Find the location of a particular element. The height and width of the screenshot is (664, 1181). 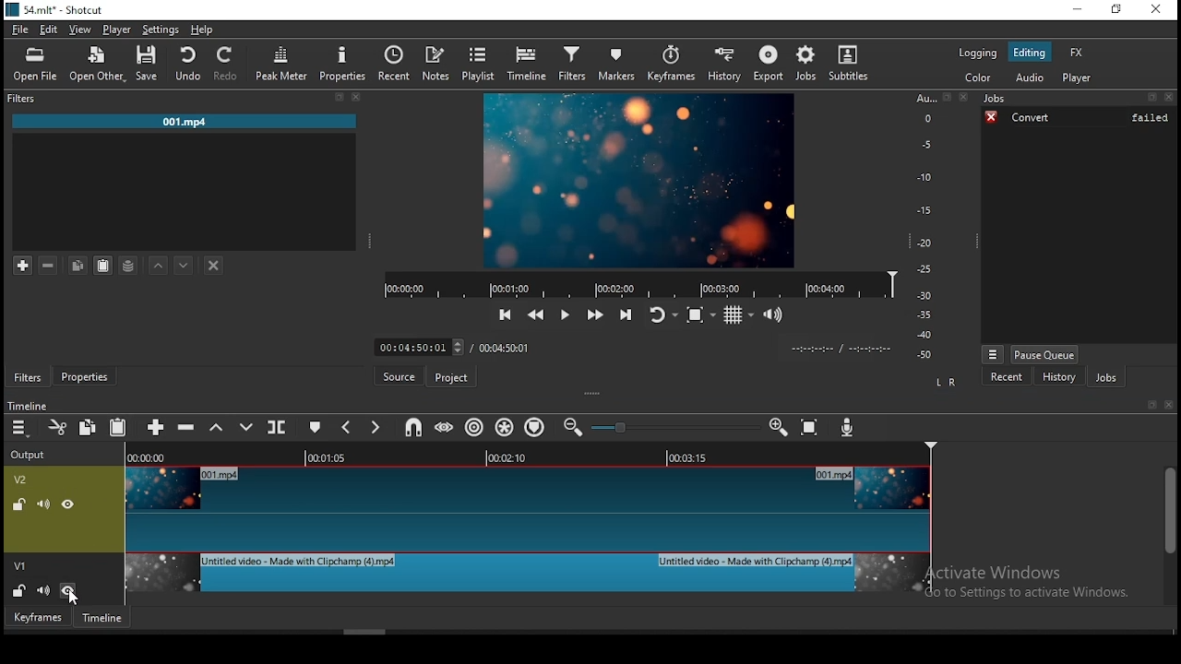

keyframe is located at coordinates (39, 620).